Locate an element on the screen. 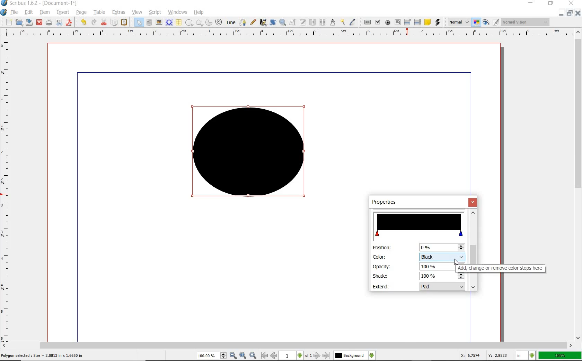 This screenshot has height=361, width=582. LINK TEXT FRAME is located at coordinates (313, 22).